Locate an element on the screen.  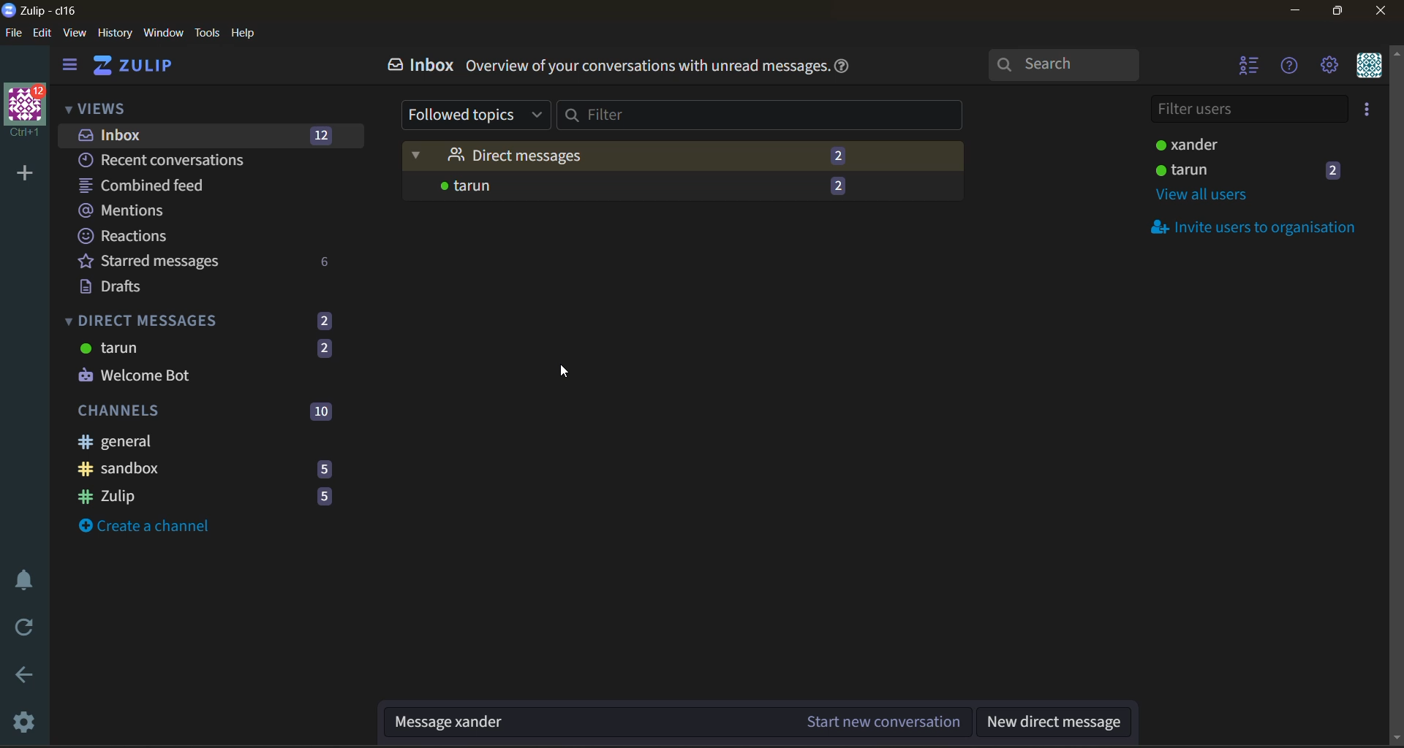
window is located at coordinates (165, 34).